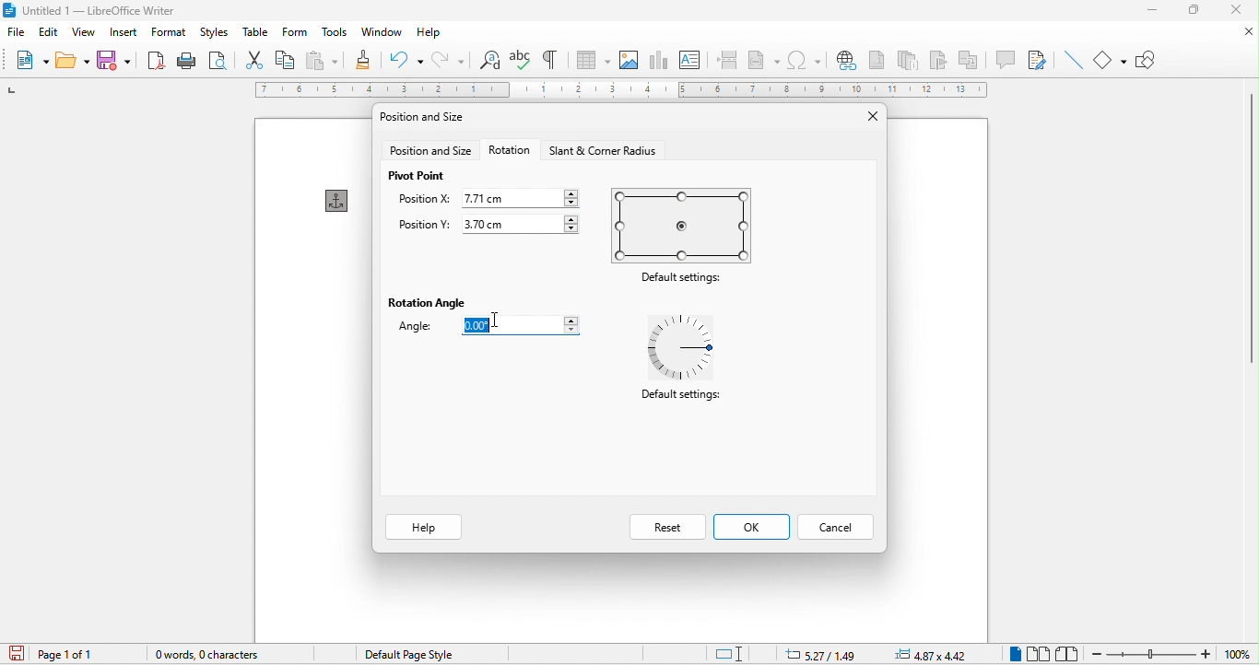  Describe the element at coordinates (430, 150) in the screenshot. I see `position and size` at that location.